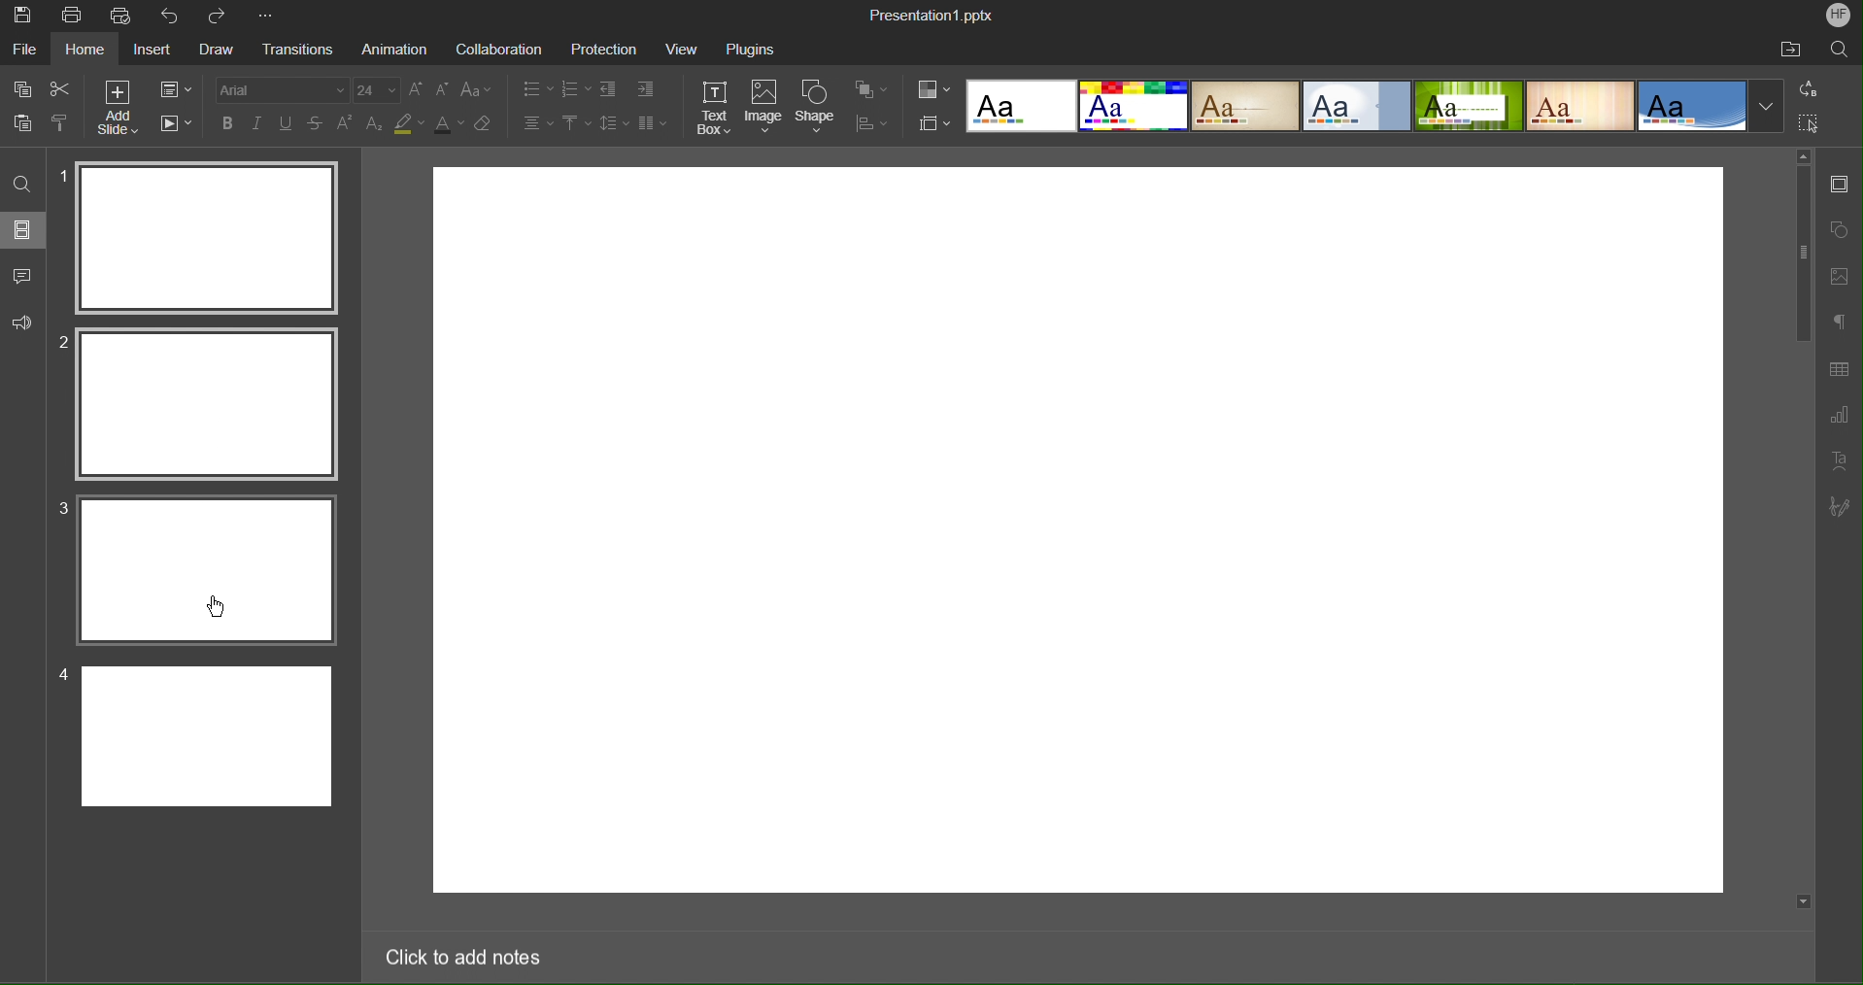  Describe the element at coordinates (224, 122) in the screenshot. I see `bold` at that location.